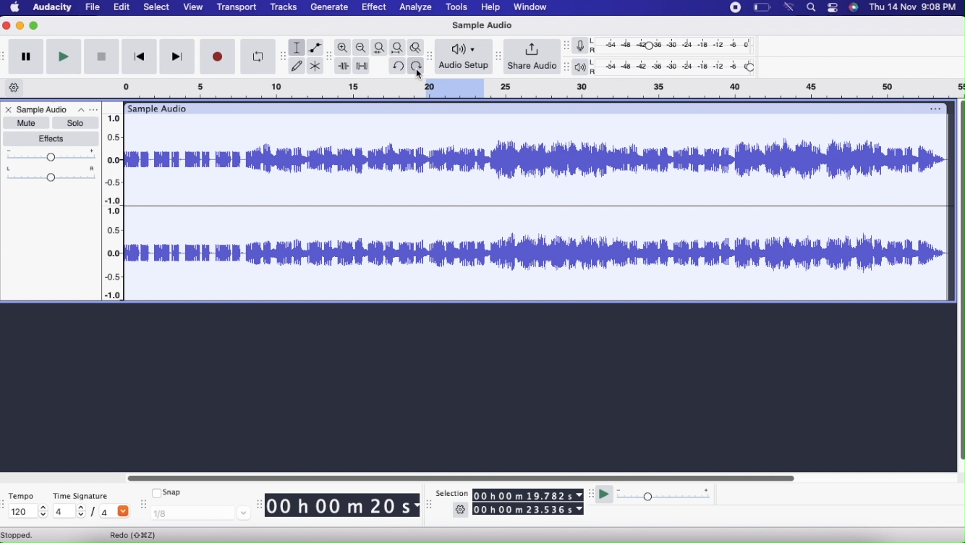 This screenshot has width=965, height=543. Describe the element at coordinates (532, 7) in the screenshot. I see `Window` at that location.